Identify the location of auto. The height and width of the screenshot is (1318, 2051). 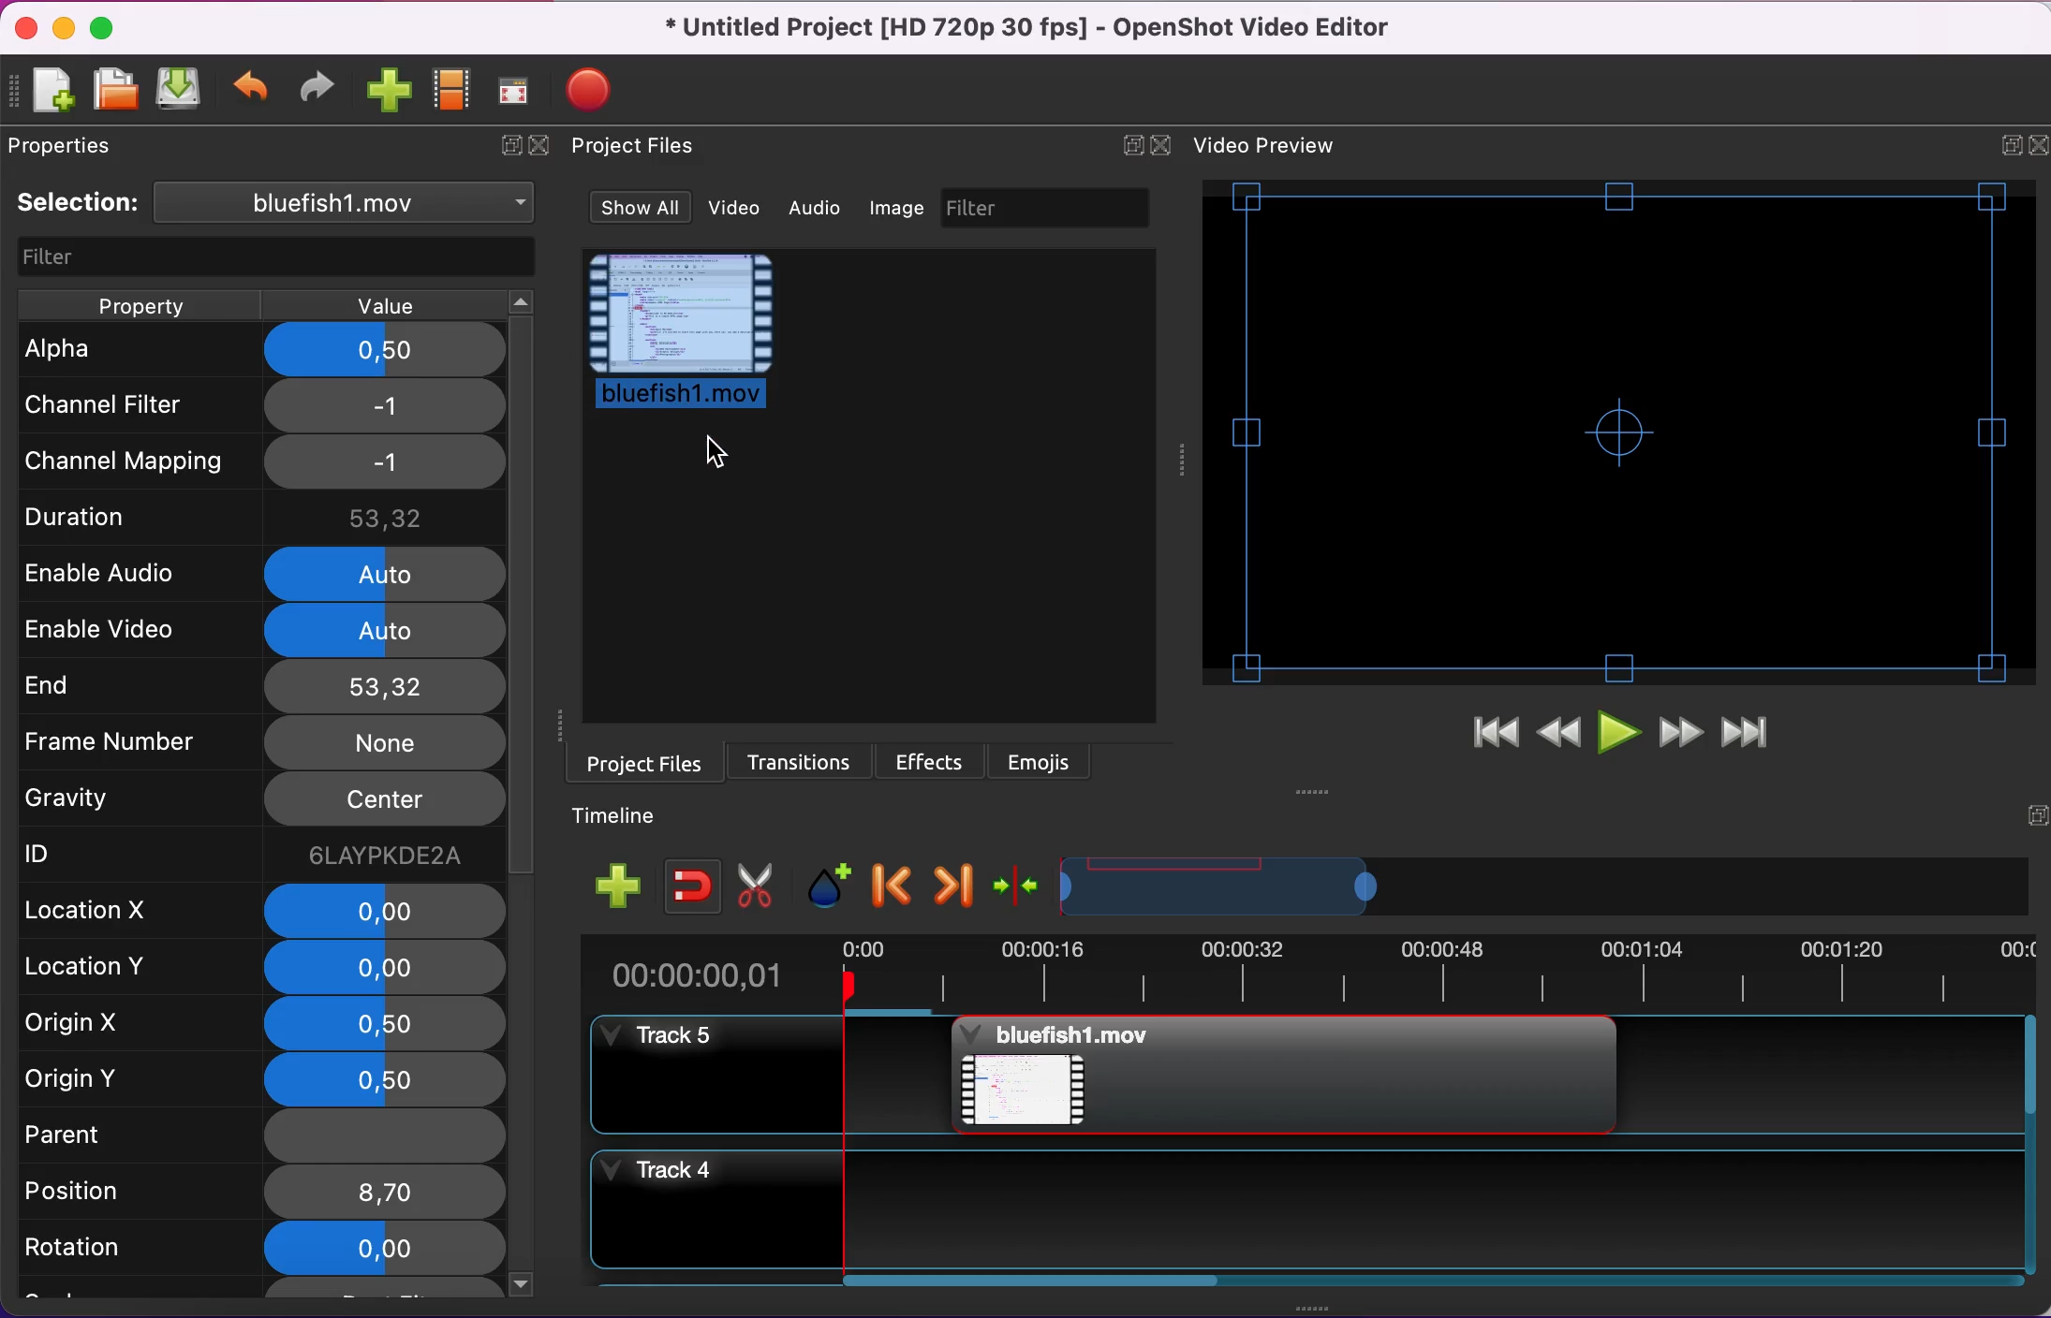
(385, 630).